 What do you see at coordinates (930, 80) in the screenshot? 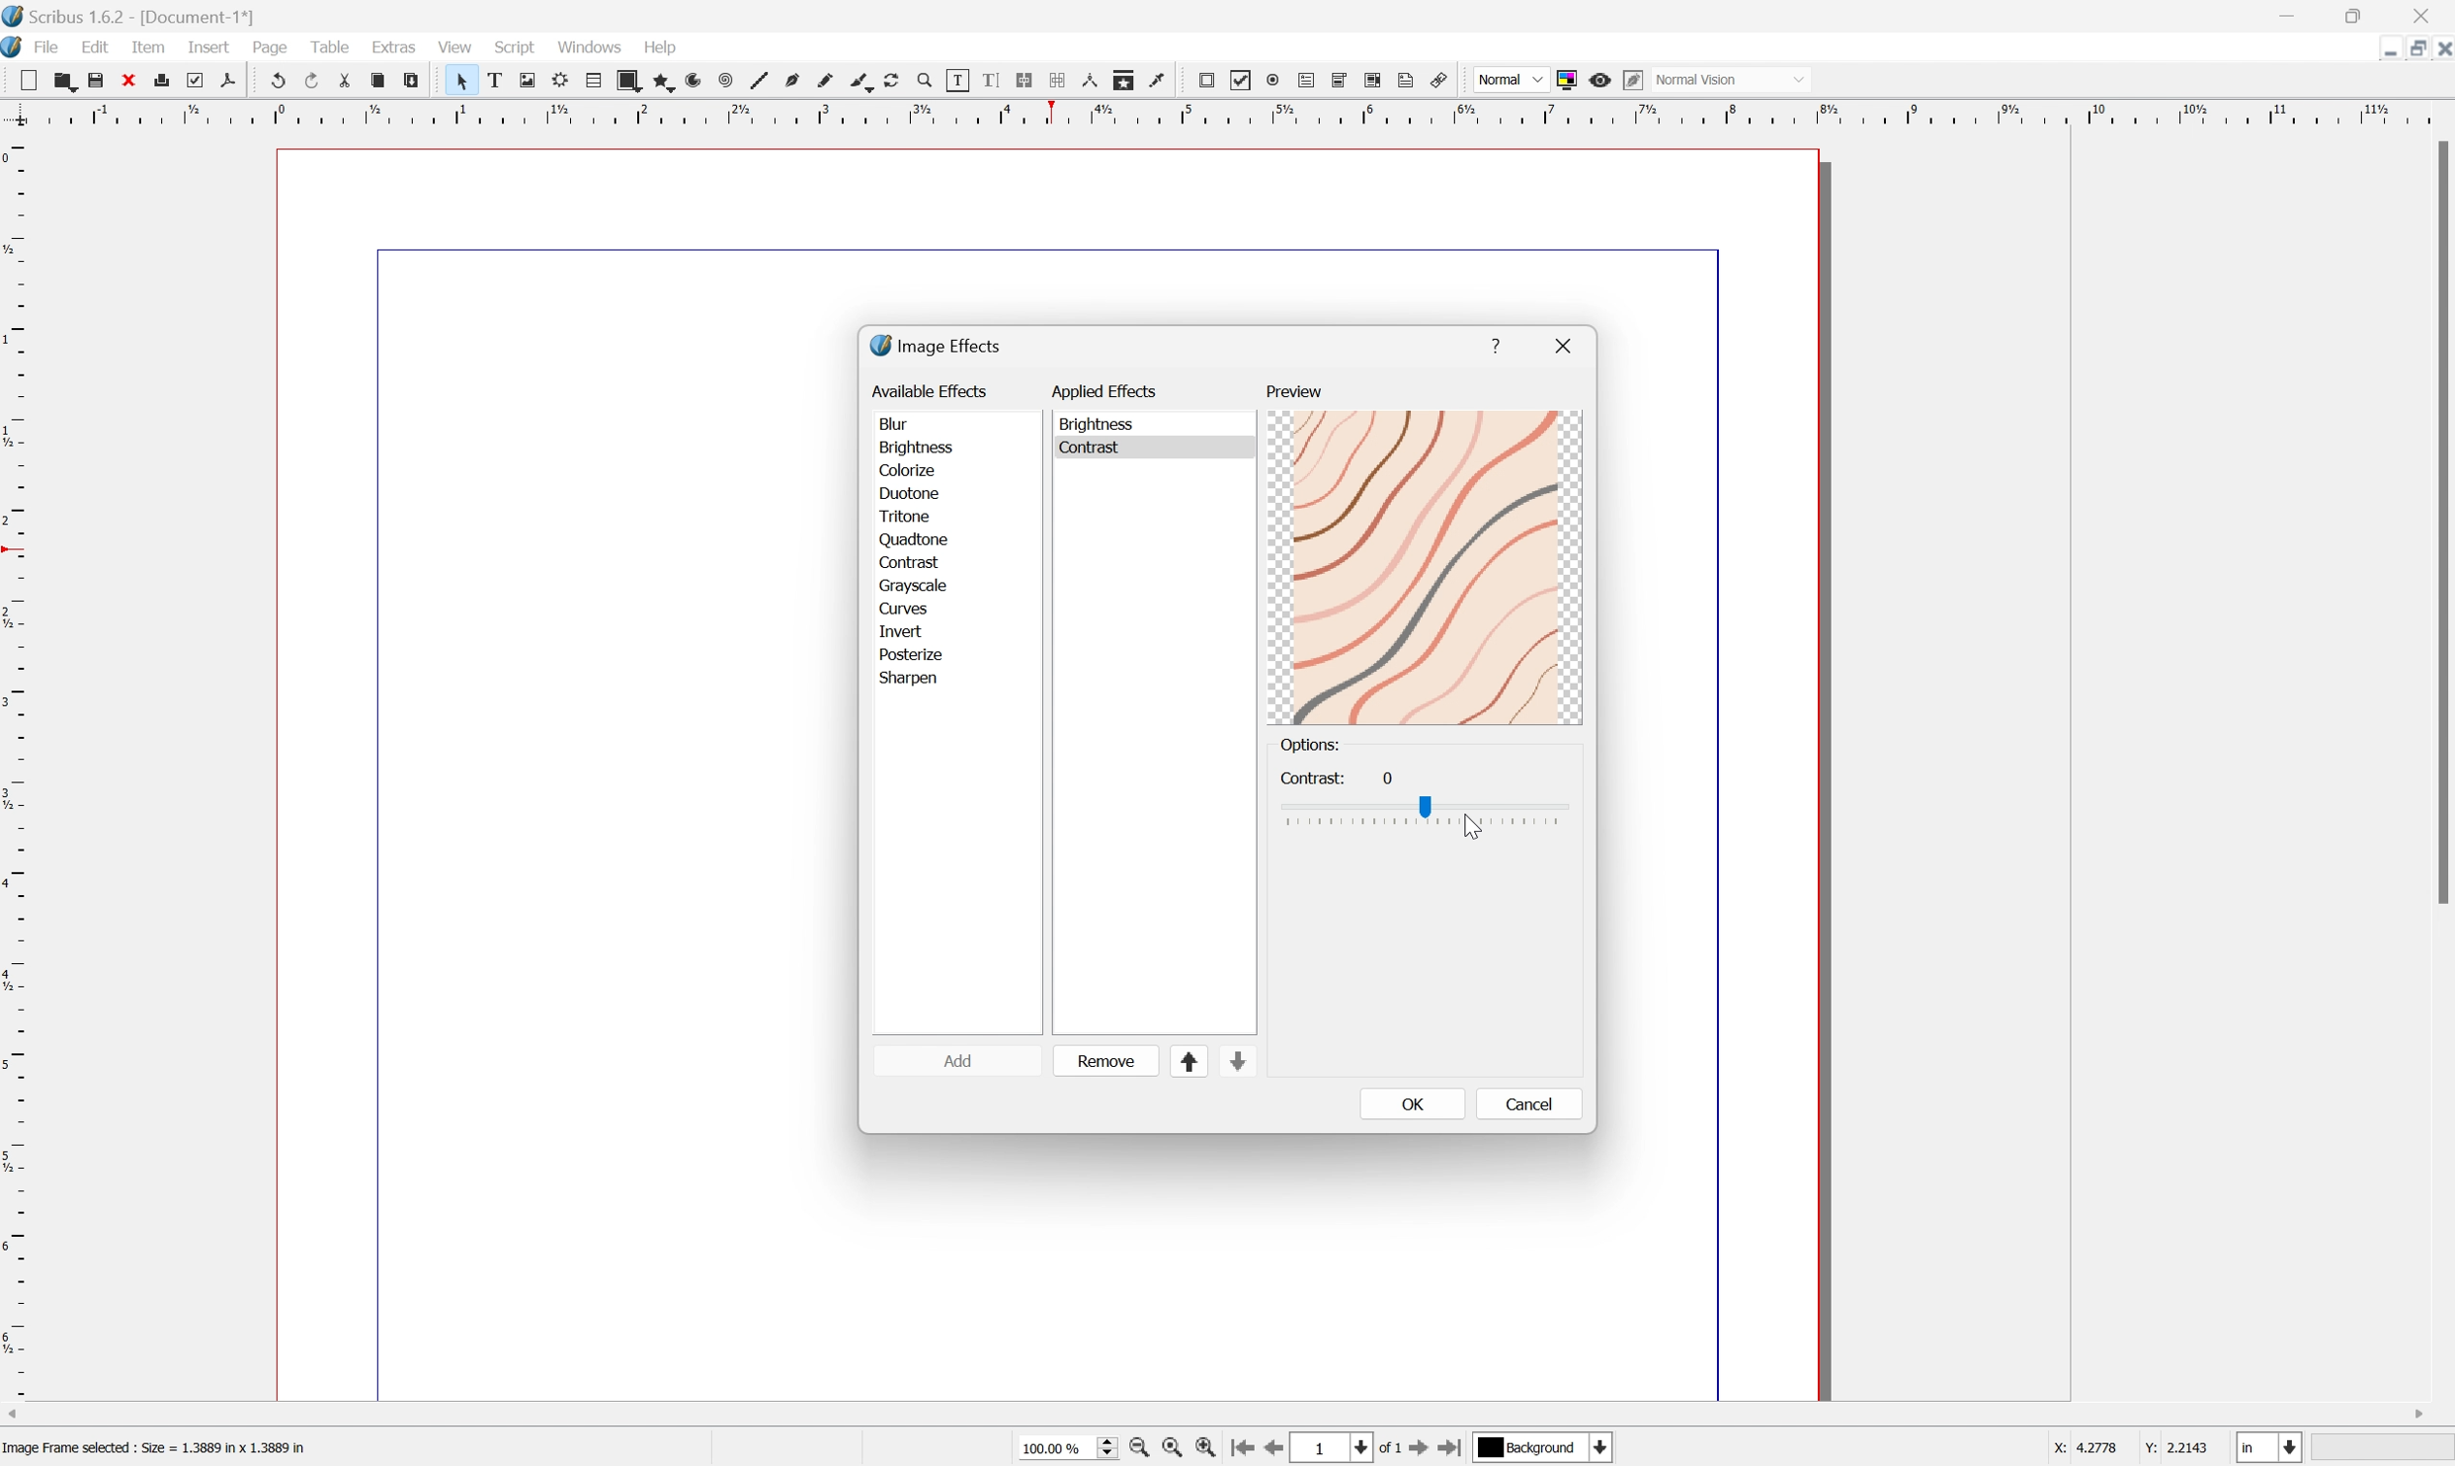
I see `Zoom in or out` at bounding box center [930, 80].